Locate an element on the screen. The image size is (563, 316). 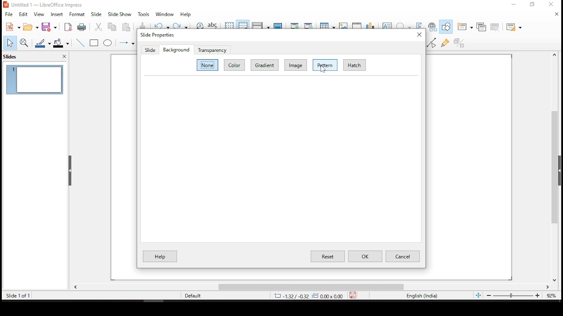
show draw functions is located at coordinates (446, 26).